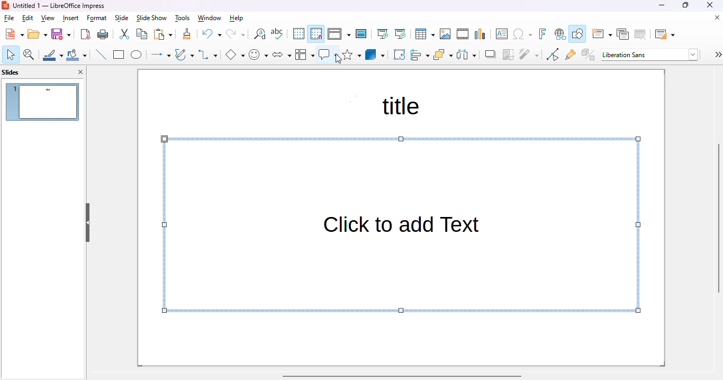 This screenshot has height=380, width=723. Describe the element at coordinates (277, 33) in the screenshot. I see `check spelling` at that location.